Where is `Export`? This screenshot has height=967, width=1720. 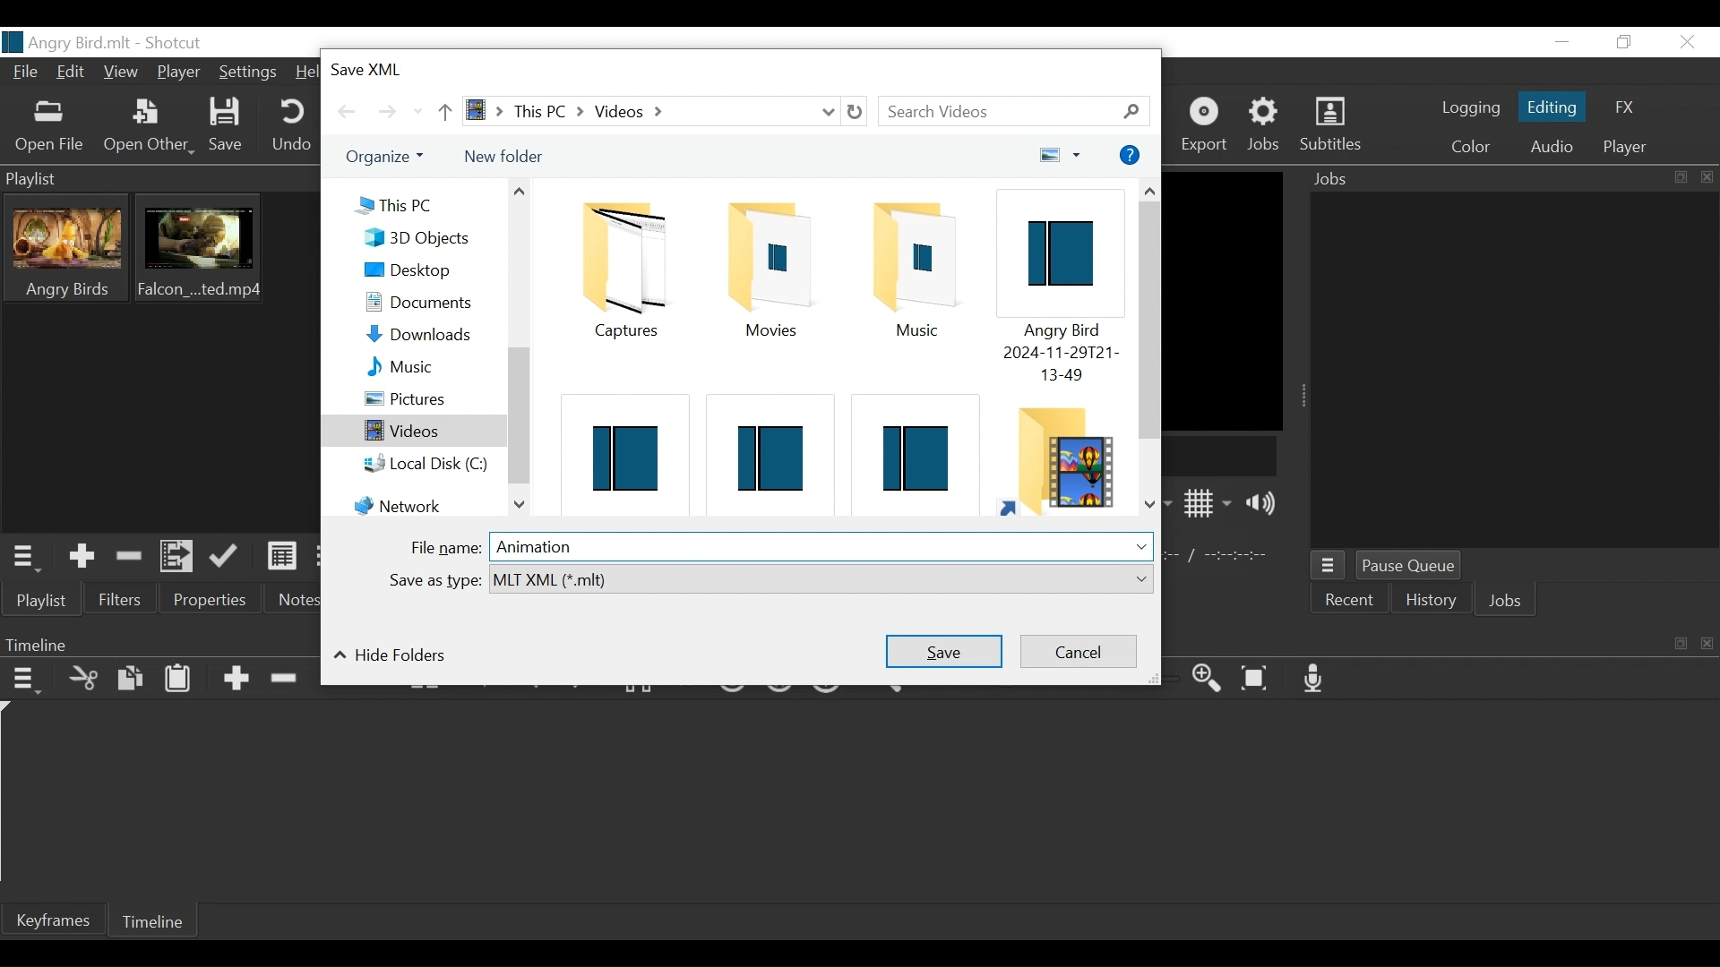
Export is located at coordinates (1207, 125).